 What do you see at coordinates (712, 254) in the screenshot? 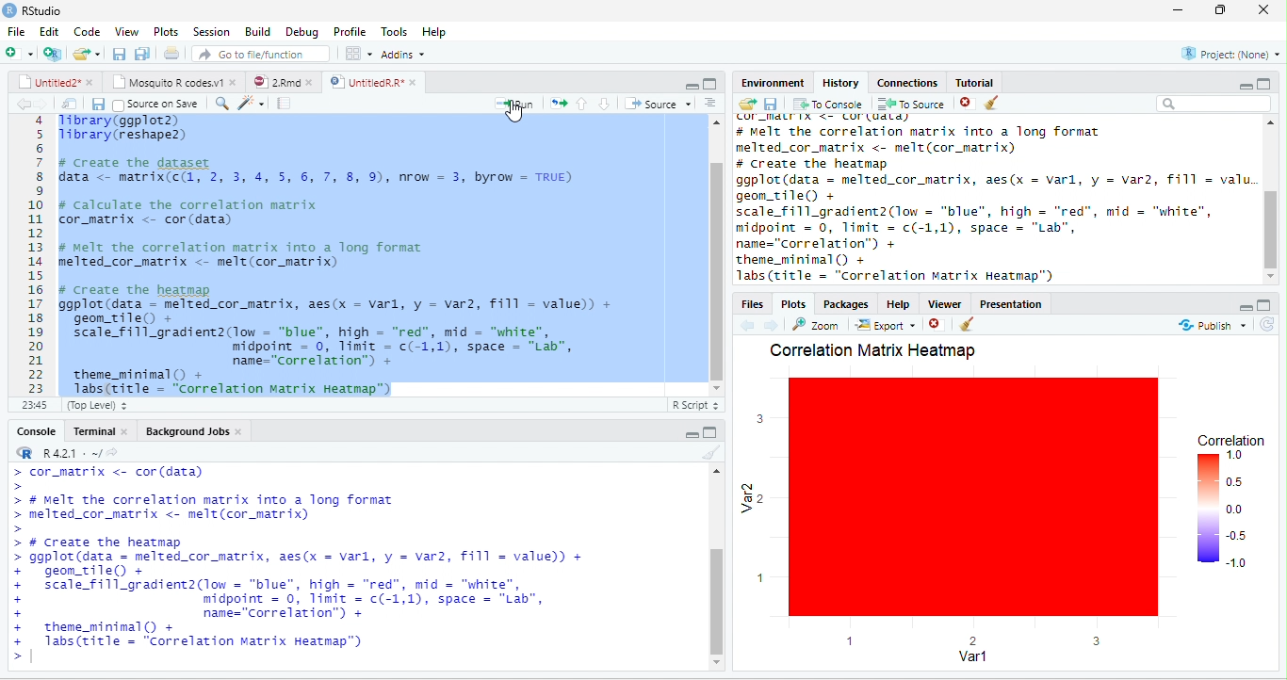
I see `slidebar` at bounding box center [712, 254].